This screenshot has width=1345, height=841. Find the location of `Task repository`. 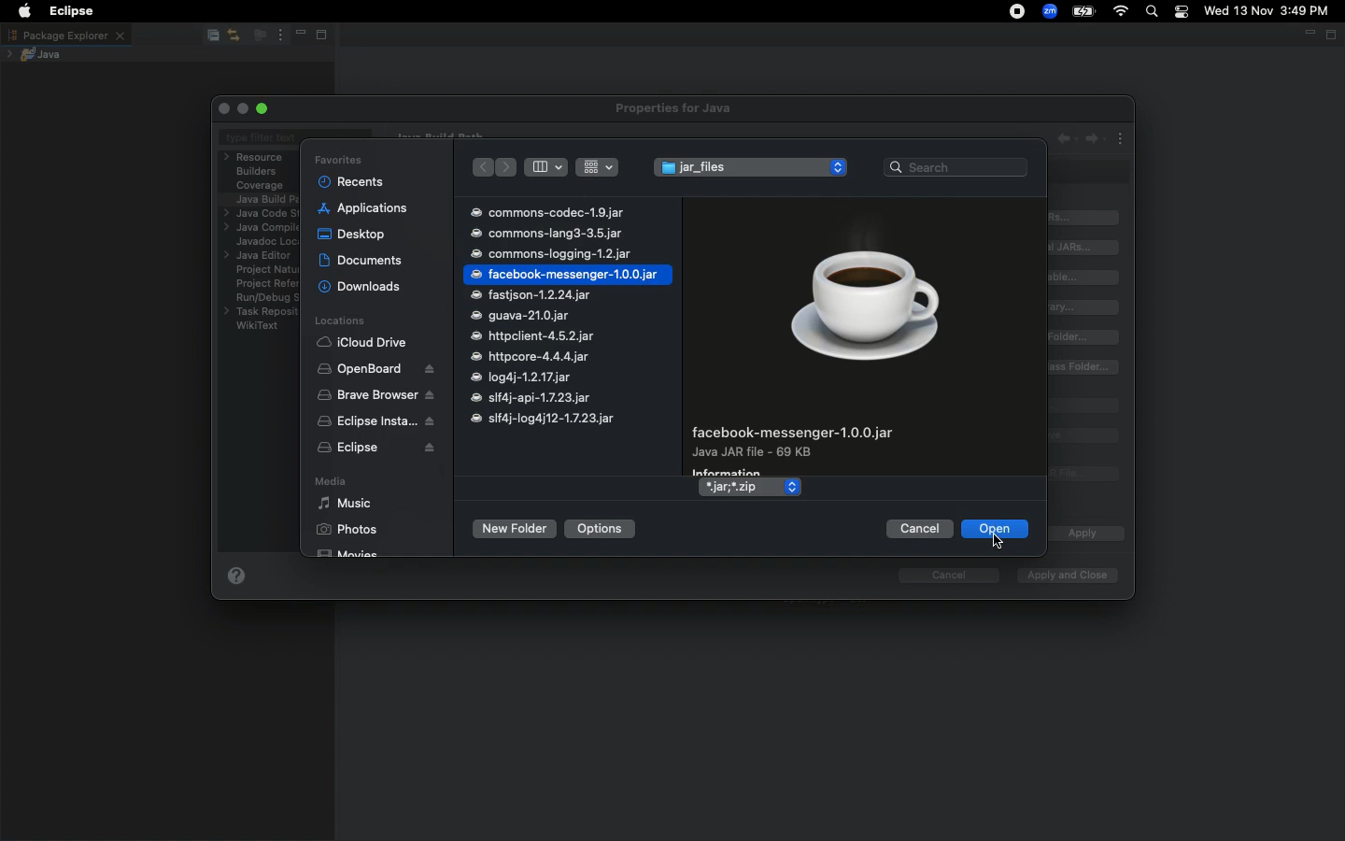

Task repository is located at coordinates (262, 312).